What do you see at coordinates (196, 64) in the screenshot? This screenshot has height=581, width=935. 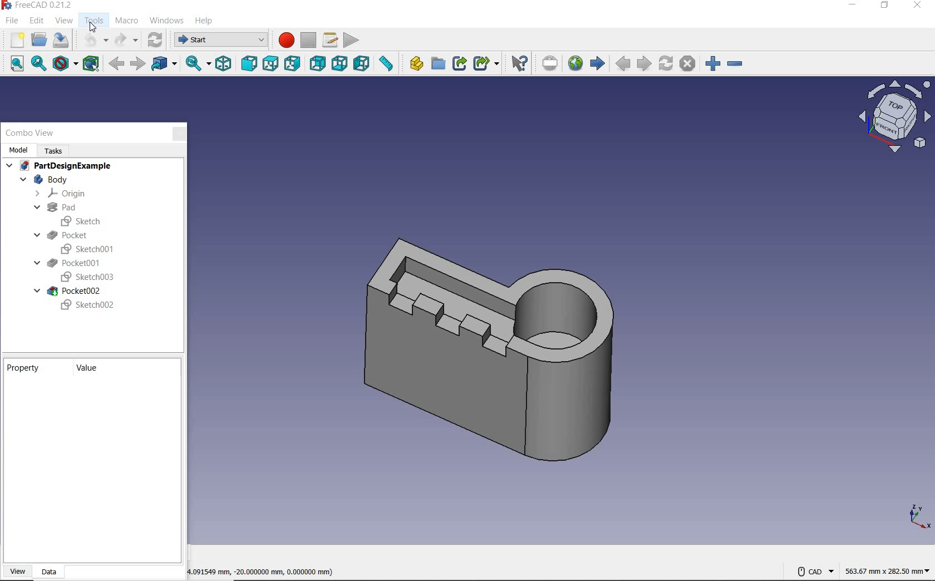 I see `Sync view` at bounding box center [196, 64].